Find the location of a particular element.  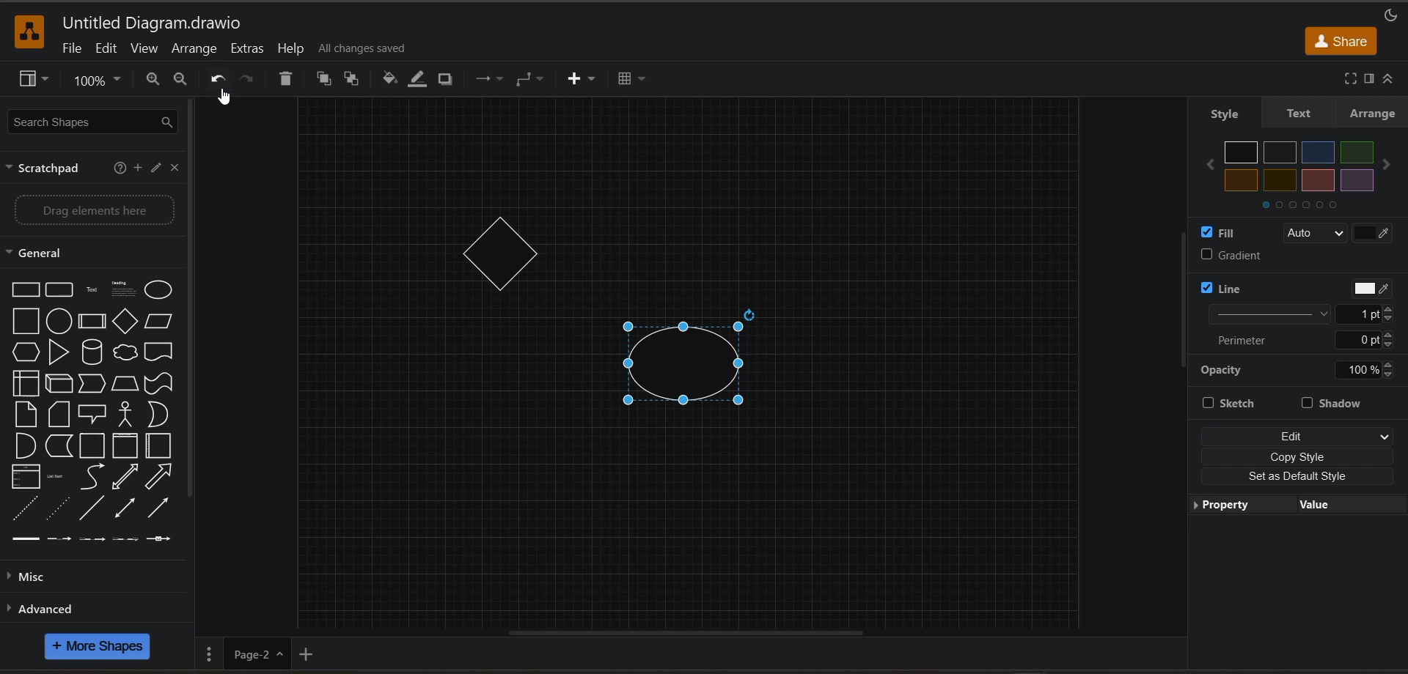

to front is located at coordinates (320, 78).